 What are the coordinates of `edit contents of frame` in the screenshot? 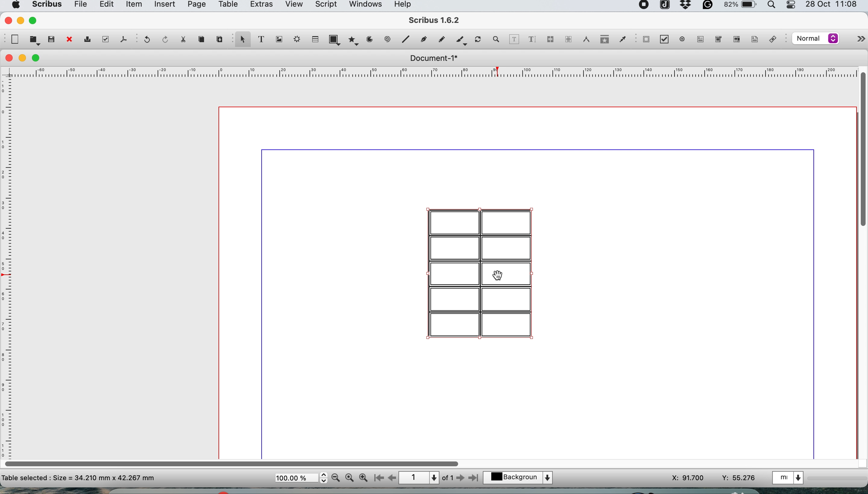 It's located at (514, 39).